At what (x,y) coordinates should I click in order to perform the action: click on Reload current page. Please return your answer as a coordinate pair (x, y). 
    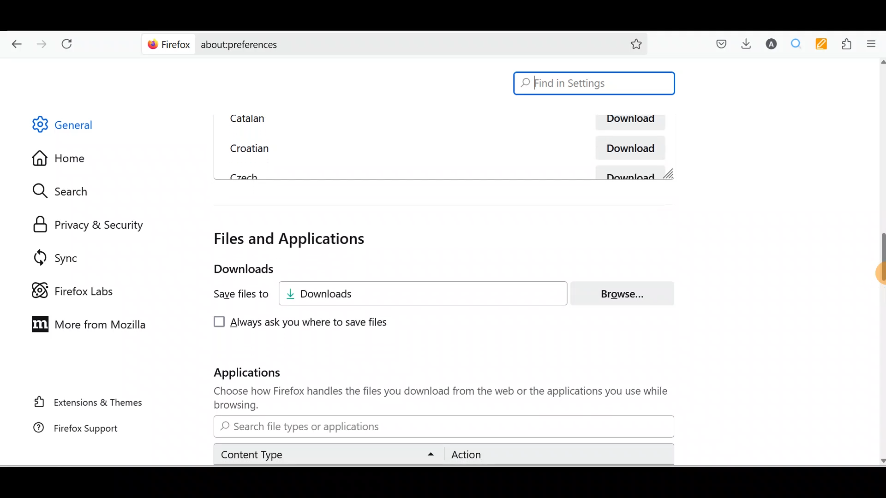
    Looking at the image, I should click on (72, 46).